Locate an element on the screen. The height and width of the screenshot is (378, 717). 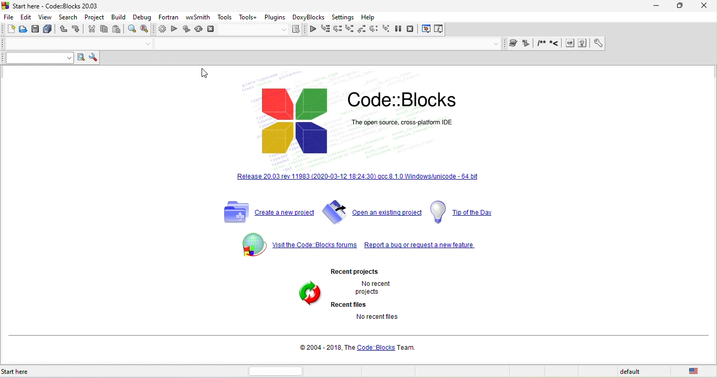
jump back is located at coordinates (513, 44).